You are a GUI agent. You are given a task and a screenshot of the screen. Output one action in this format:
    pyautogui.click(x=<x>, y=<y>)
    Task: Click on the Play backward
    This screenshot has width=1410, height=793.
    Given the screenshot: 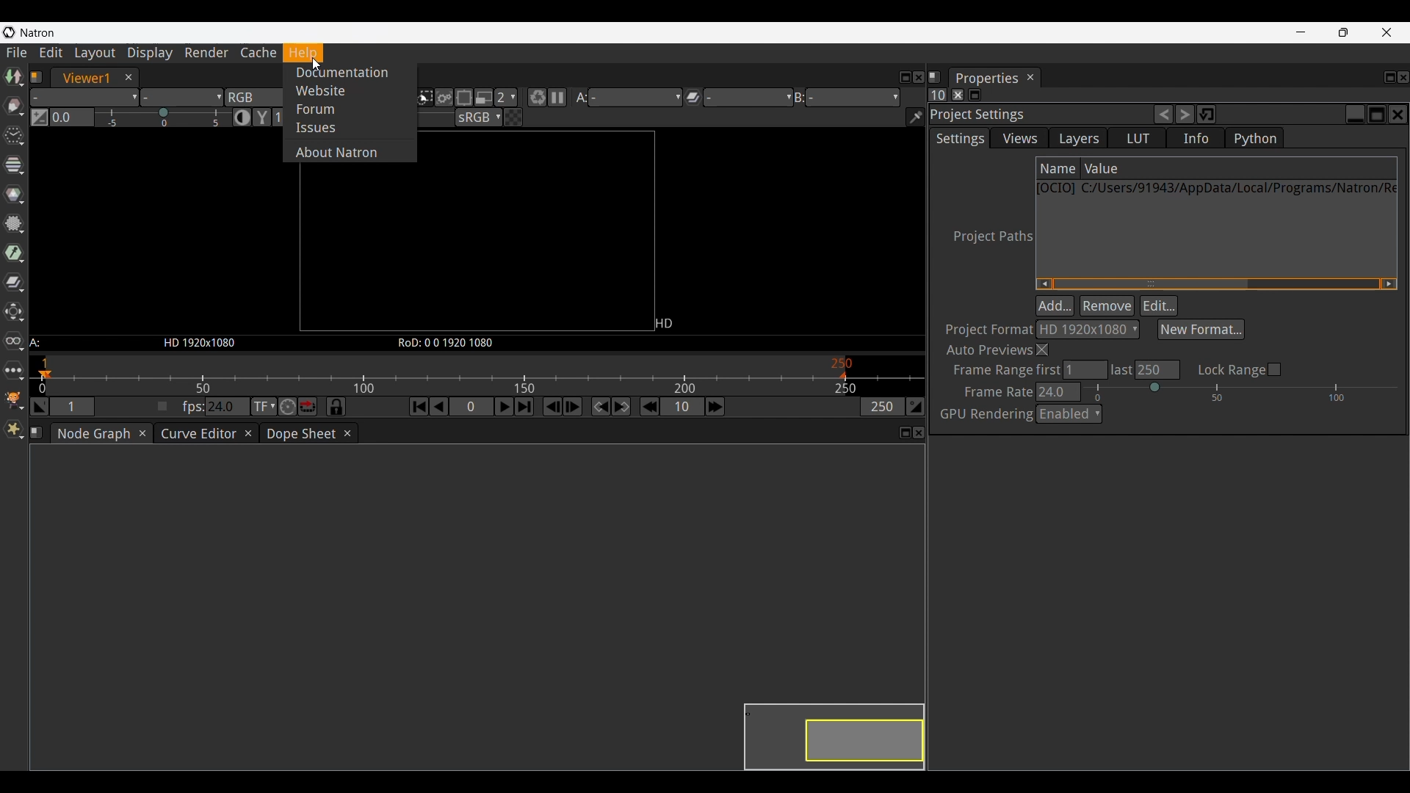 What is the action you would take?
    pyautogui.click(x=440, y=406)
    